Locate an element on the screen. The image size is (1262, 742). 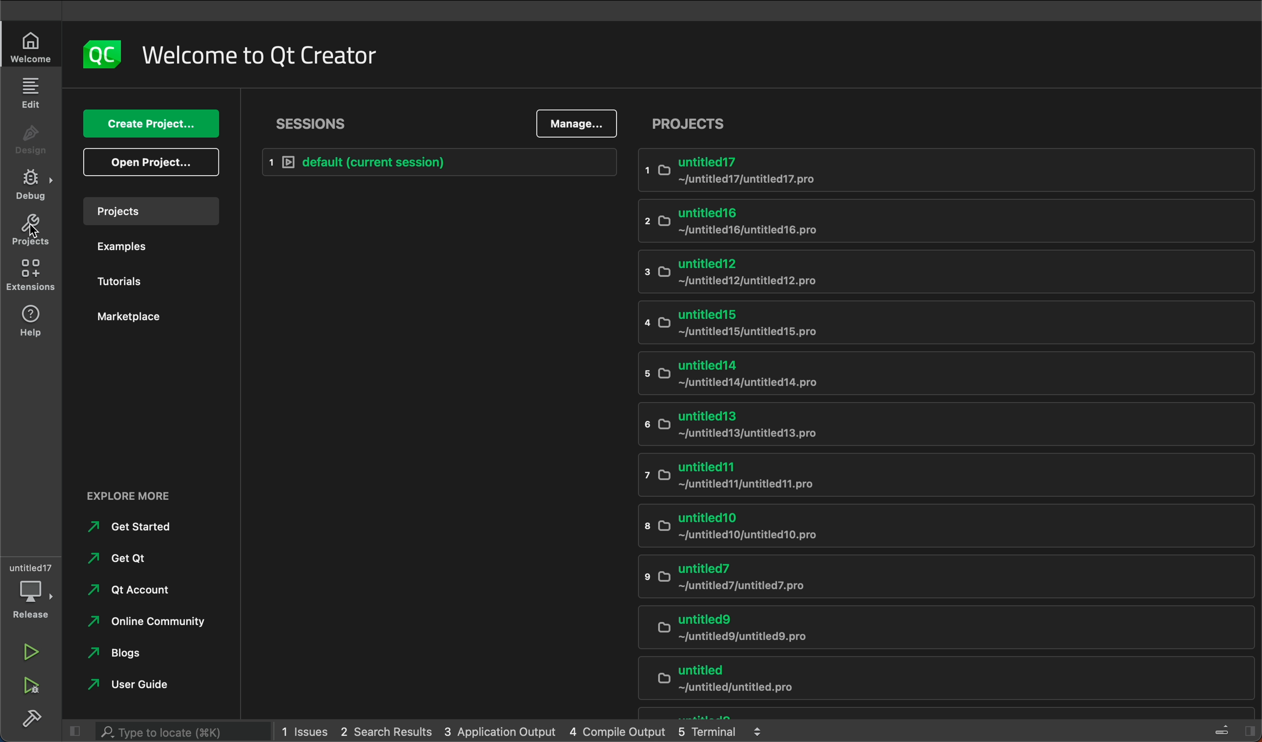
extensions is located at coordinates (33, 277).